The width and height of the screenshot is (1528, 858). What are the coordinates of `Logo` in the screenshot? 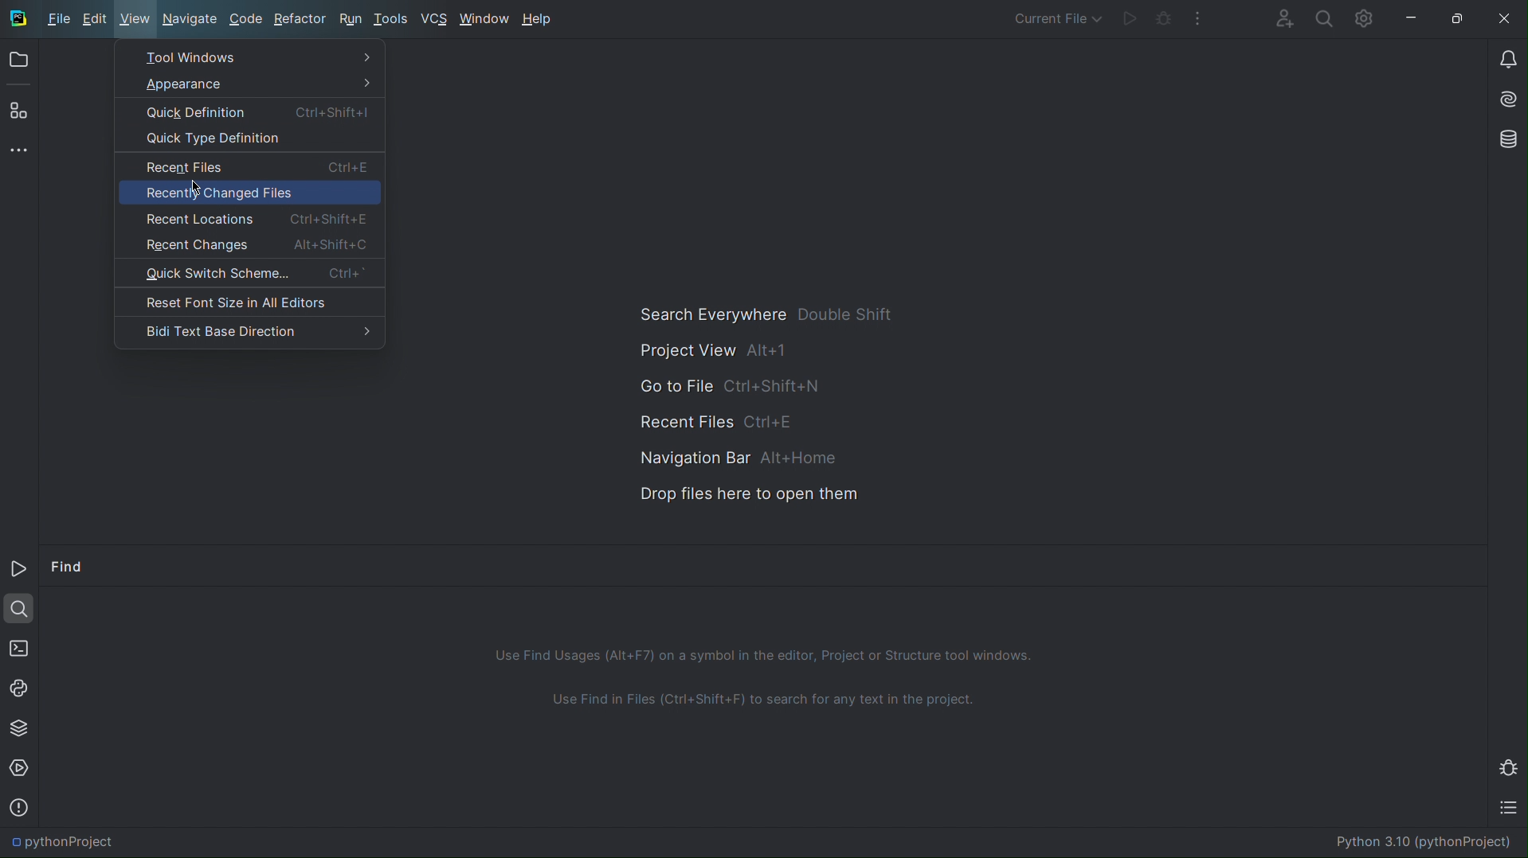 It's located at (18, 19).